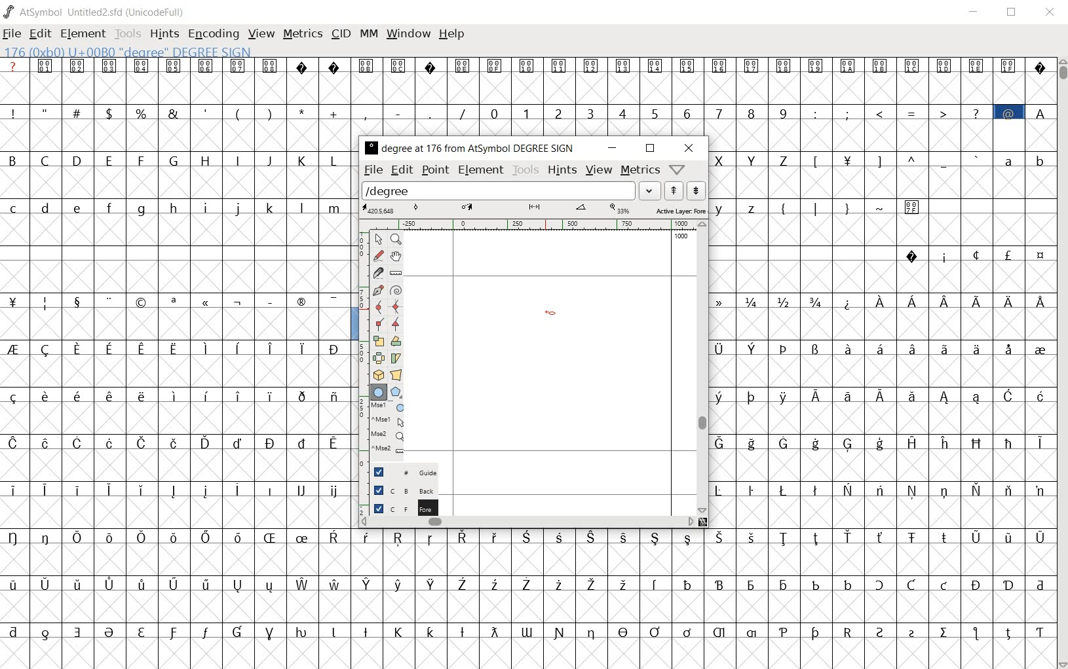  Describe the element at coordinates (383, 431) in the screenshot. I see `mse1 mse1 mse2 mse2` at that location.